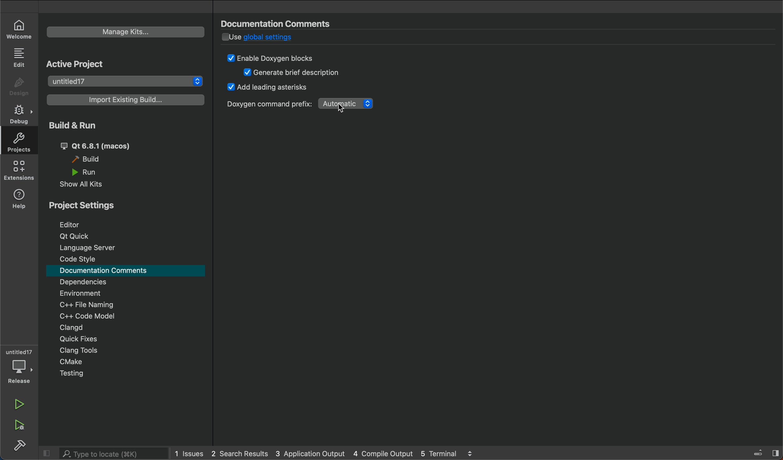 Image resolution: width=783 pixels, height=460 pixels. What do you see at coordinates (71, 360) in the screenshot?
I see `cmake` at bounding box center [71, 360].